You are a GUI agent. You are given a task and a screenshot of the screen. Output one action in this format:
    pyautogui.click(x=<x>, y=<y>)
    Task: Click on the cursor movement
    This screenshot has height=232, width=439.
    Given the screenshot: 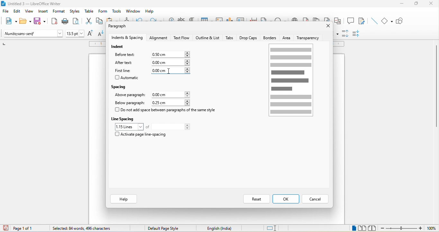 What is the action you would take?
    pyautogui.click(x=169, y=72)
    